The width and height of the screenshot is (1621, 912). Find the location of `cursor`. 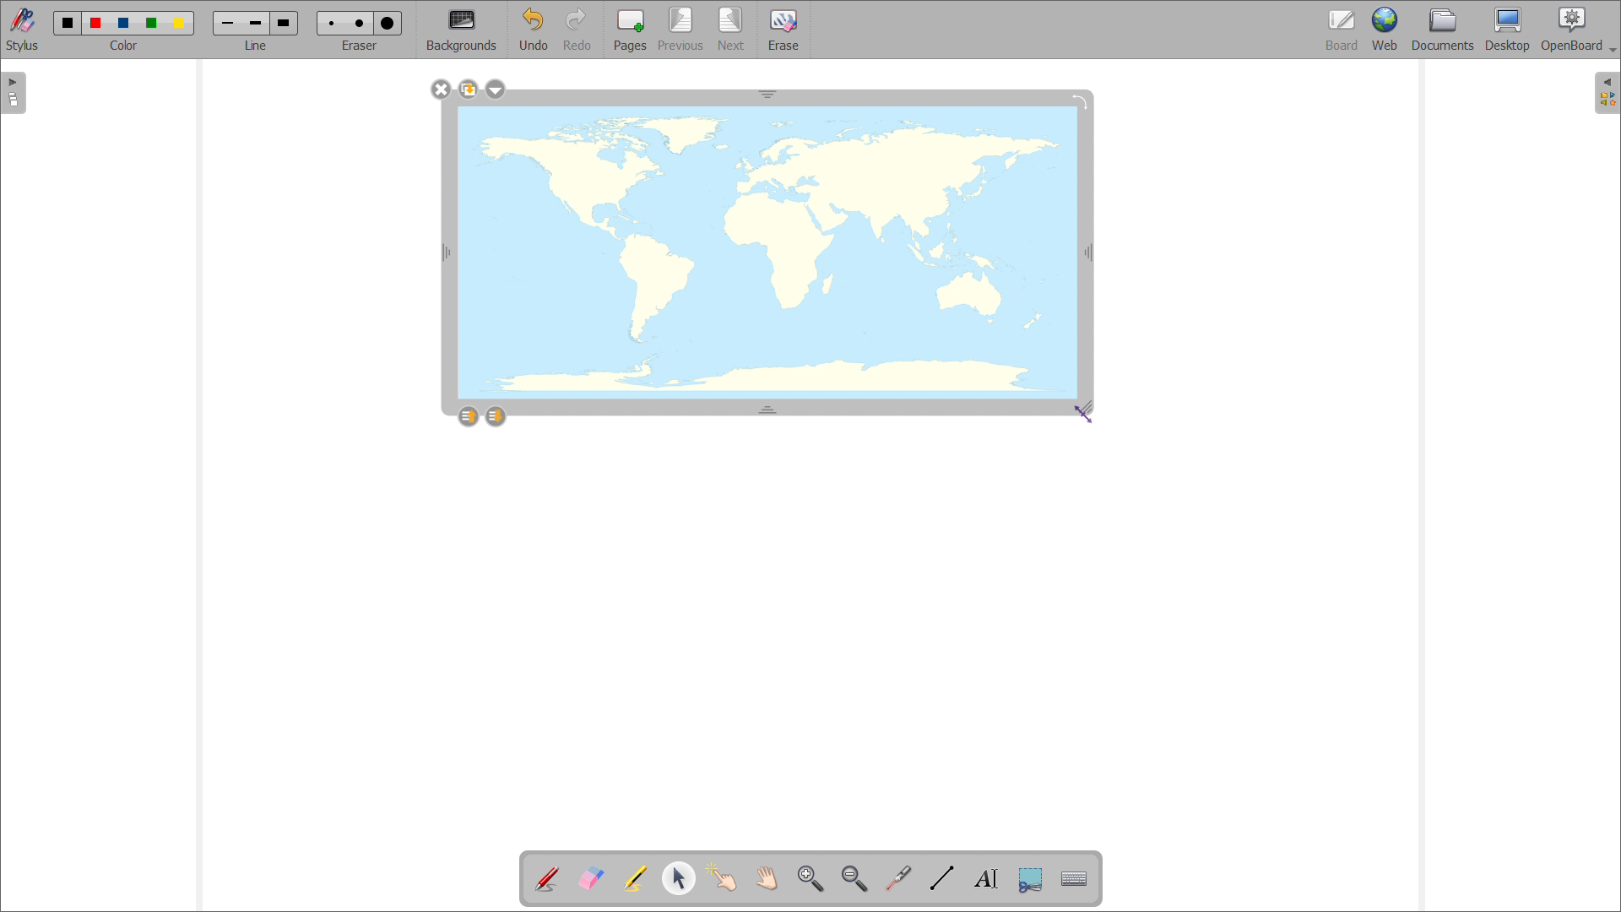

cursor is located at coordinates (1084, 415).